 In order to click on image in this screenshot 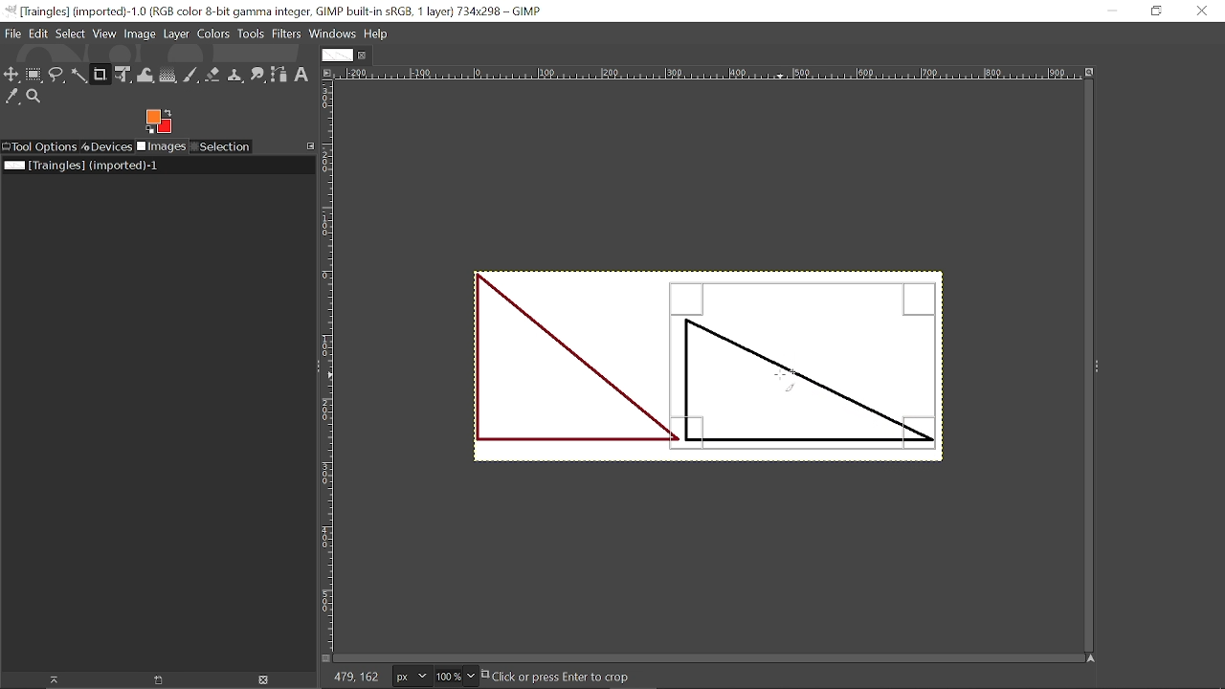, I will do `click(546, 368)`.